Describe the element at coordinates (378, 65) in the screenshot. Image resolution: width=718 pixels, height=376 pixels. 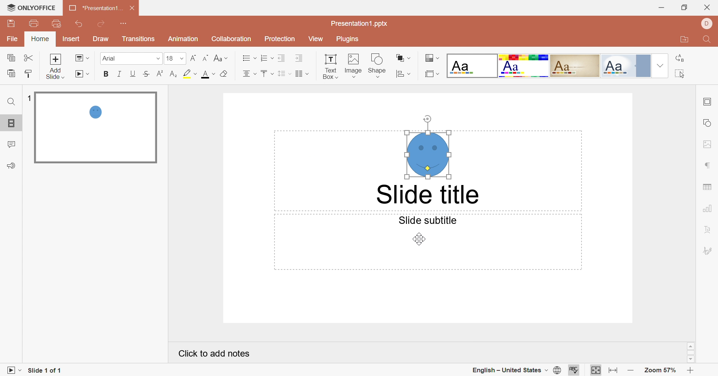
I see `Shape` at that location.